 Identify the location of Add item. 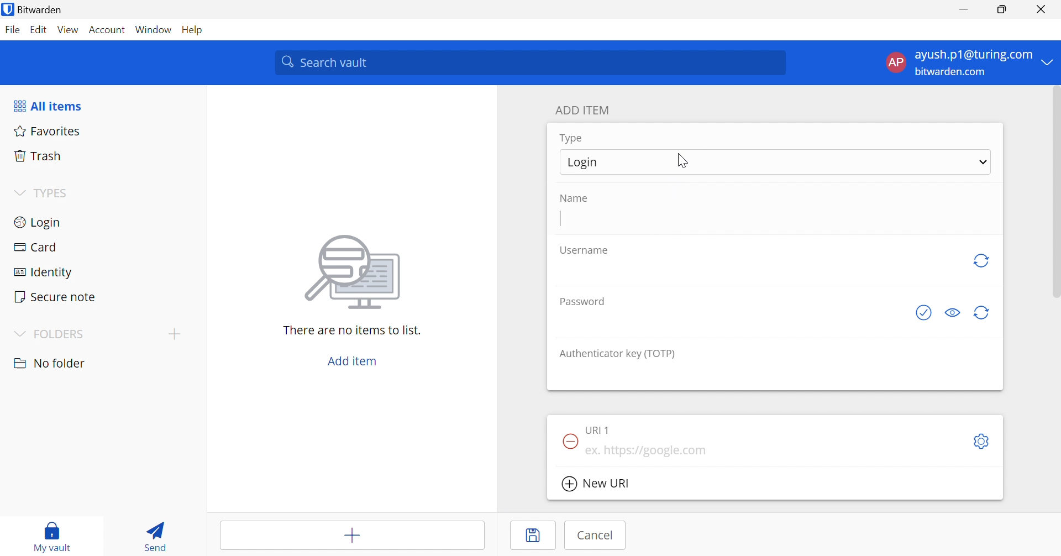
(353, 363).